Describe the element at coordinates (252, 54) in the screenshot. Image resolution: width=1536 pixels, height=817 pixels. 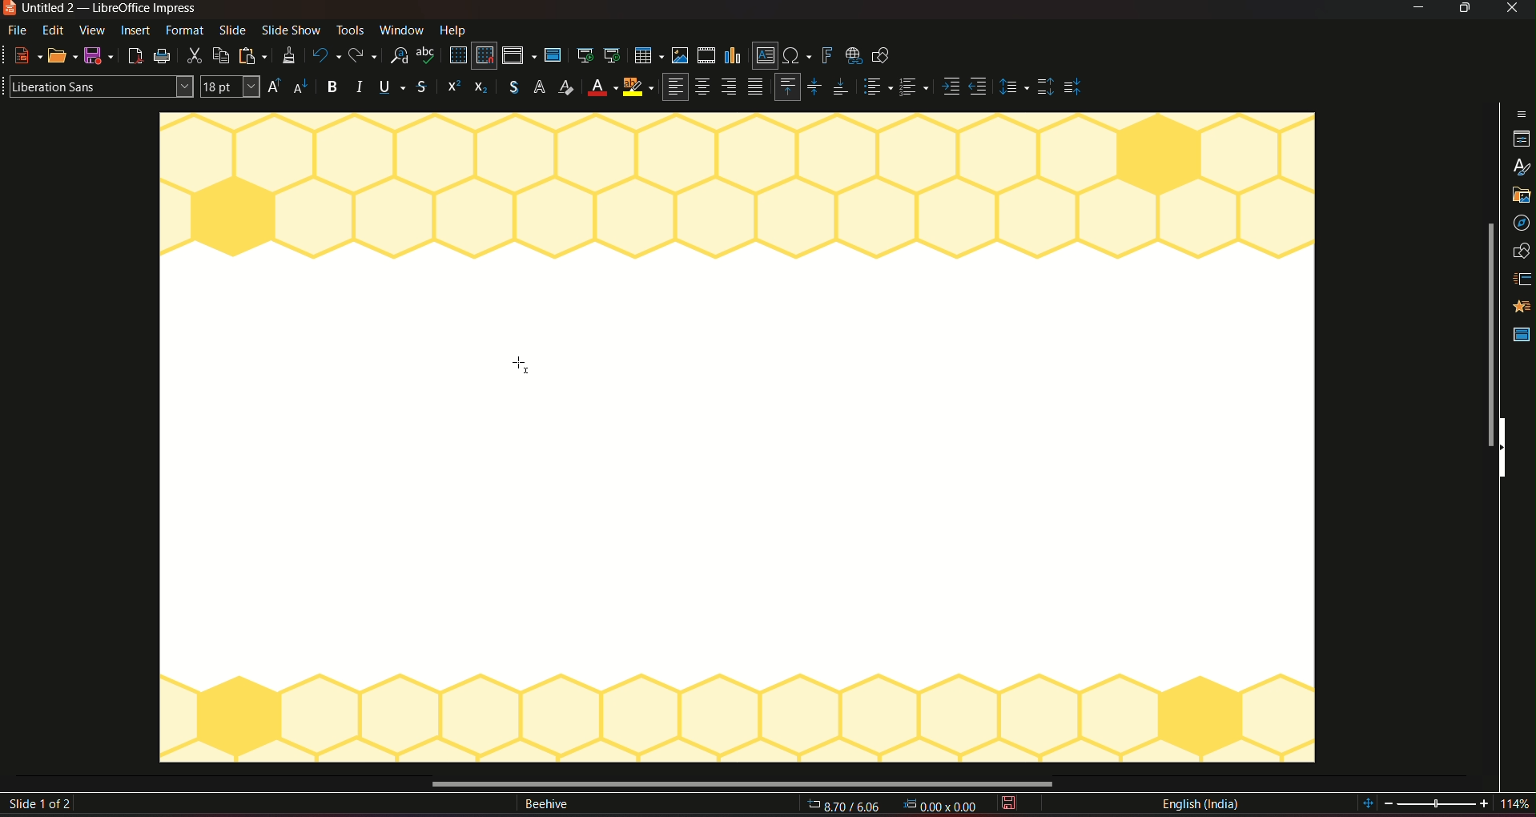
I see `paste` at that location.